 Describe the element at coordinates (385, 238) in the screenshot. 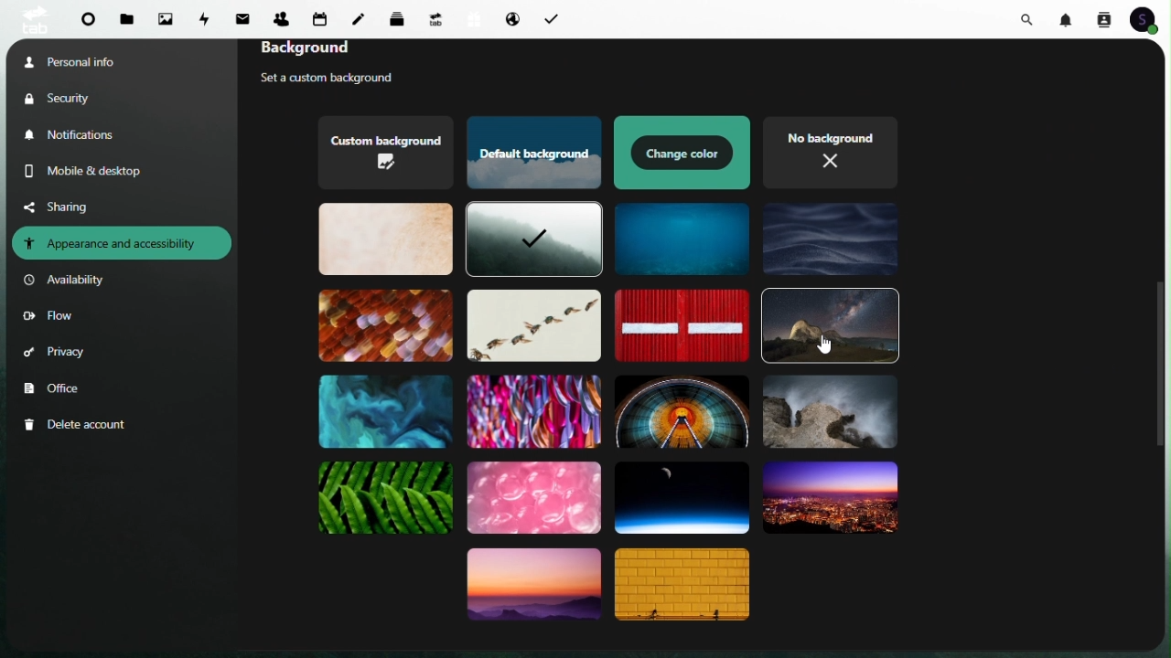

I see `Themes` at that location.